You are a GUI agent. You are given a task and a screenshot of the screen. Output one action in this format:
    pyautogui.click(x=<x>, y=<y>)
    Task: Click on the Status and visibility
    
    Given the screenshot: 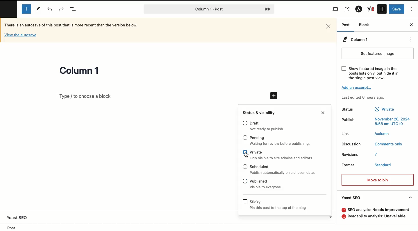 What is the action you would take?
    pyautogui.click(x=260, y=112)
    